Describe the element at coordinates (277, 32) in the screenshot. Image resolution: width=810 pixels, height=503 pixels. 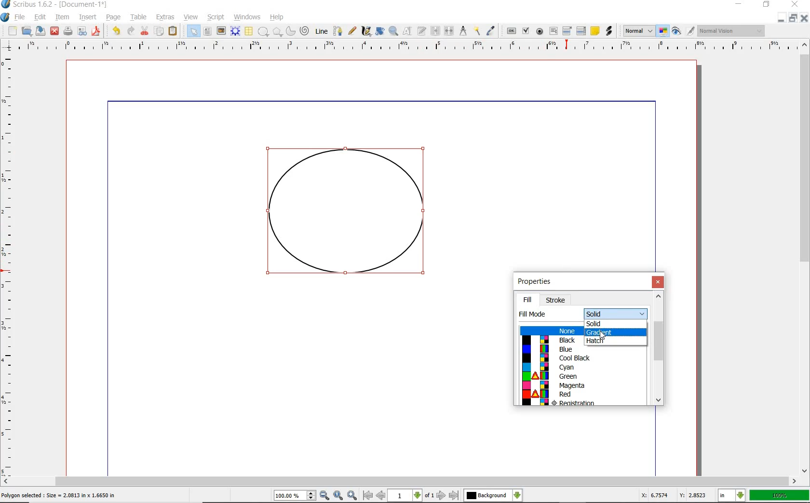
I see `POLYGON` at that location.